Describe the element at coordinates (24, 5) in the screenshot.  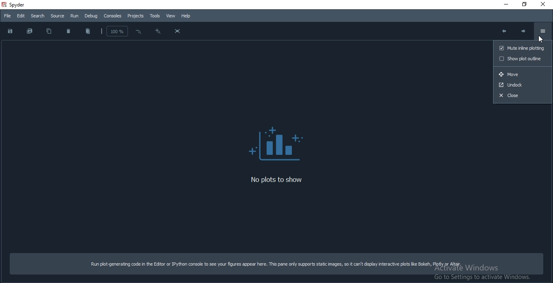
I see `spyder` at that location.